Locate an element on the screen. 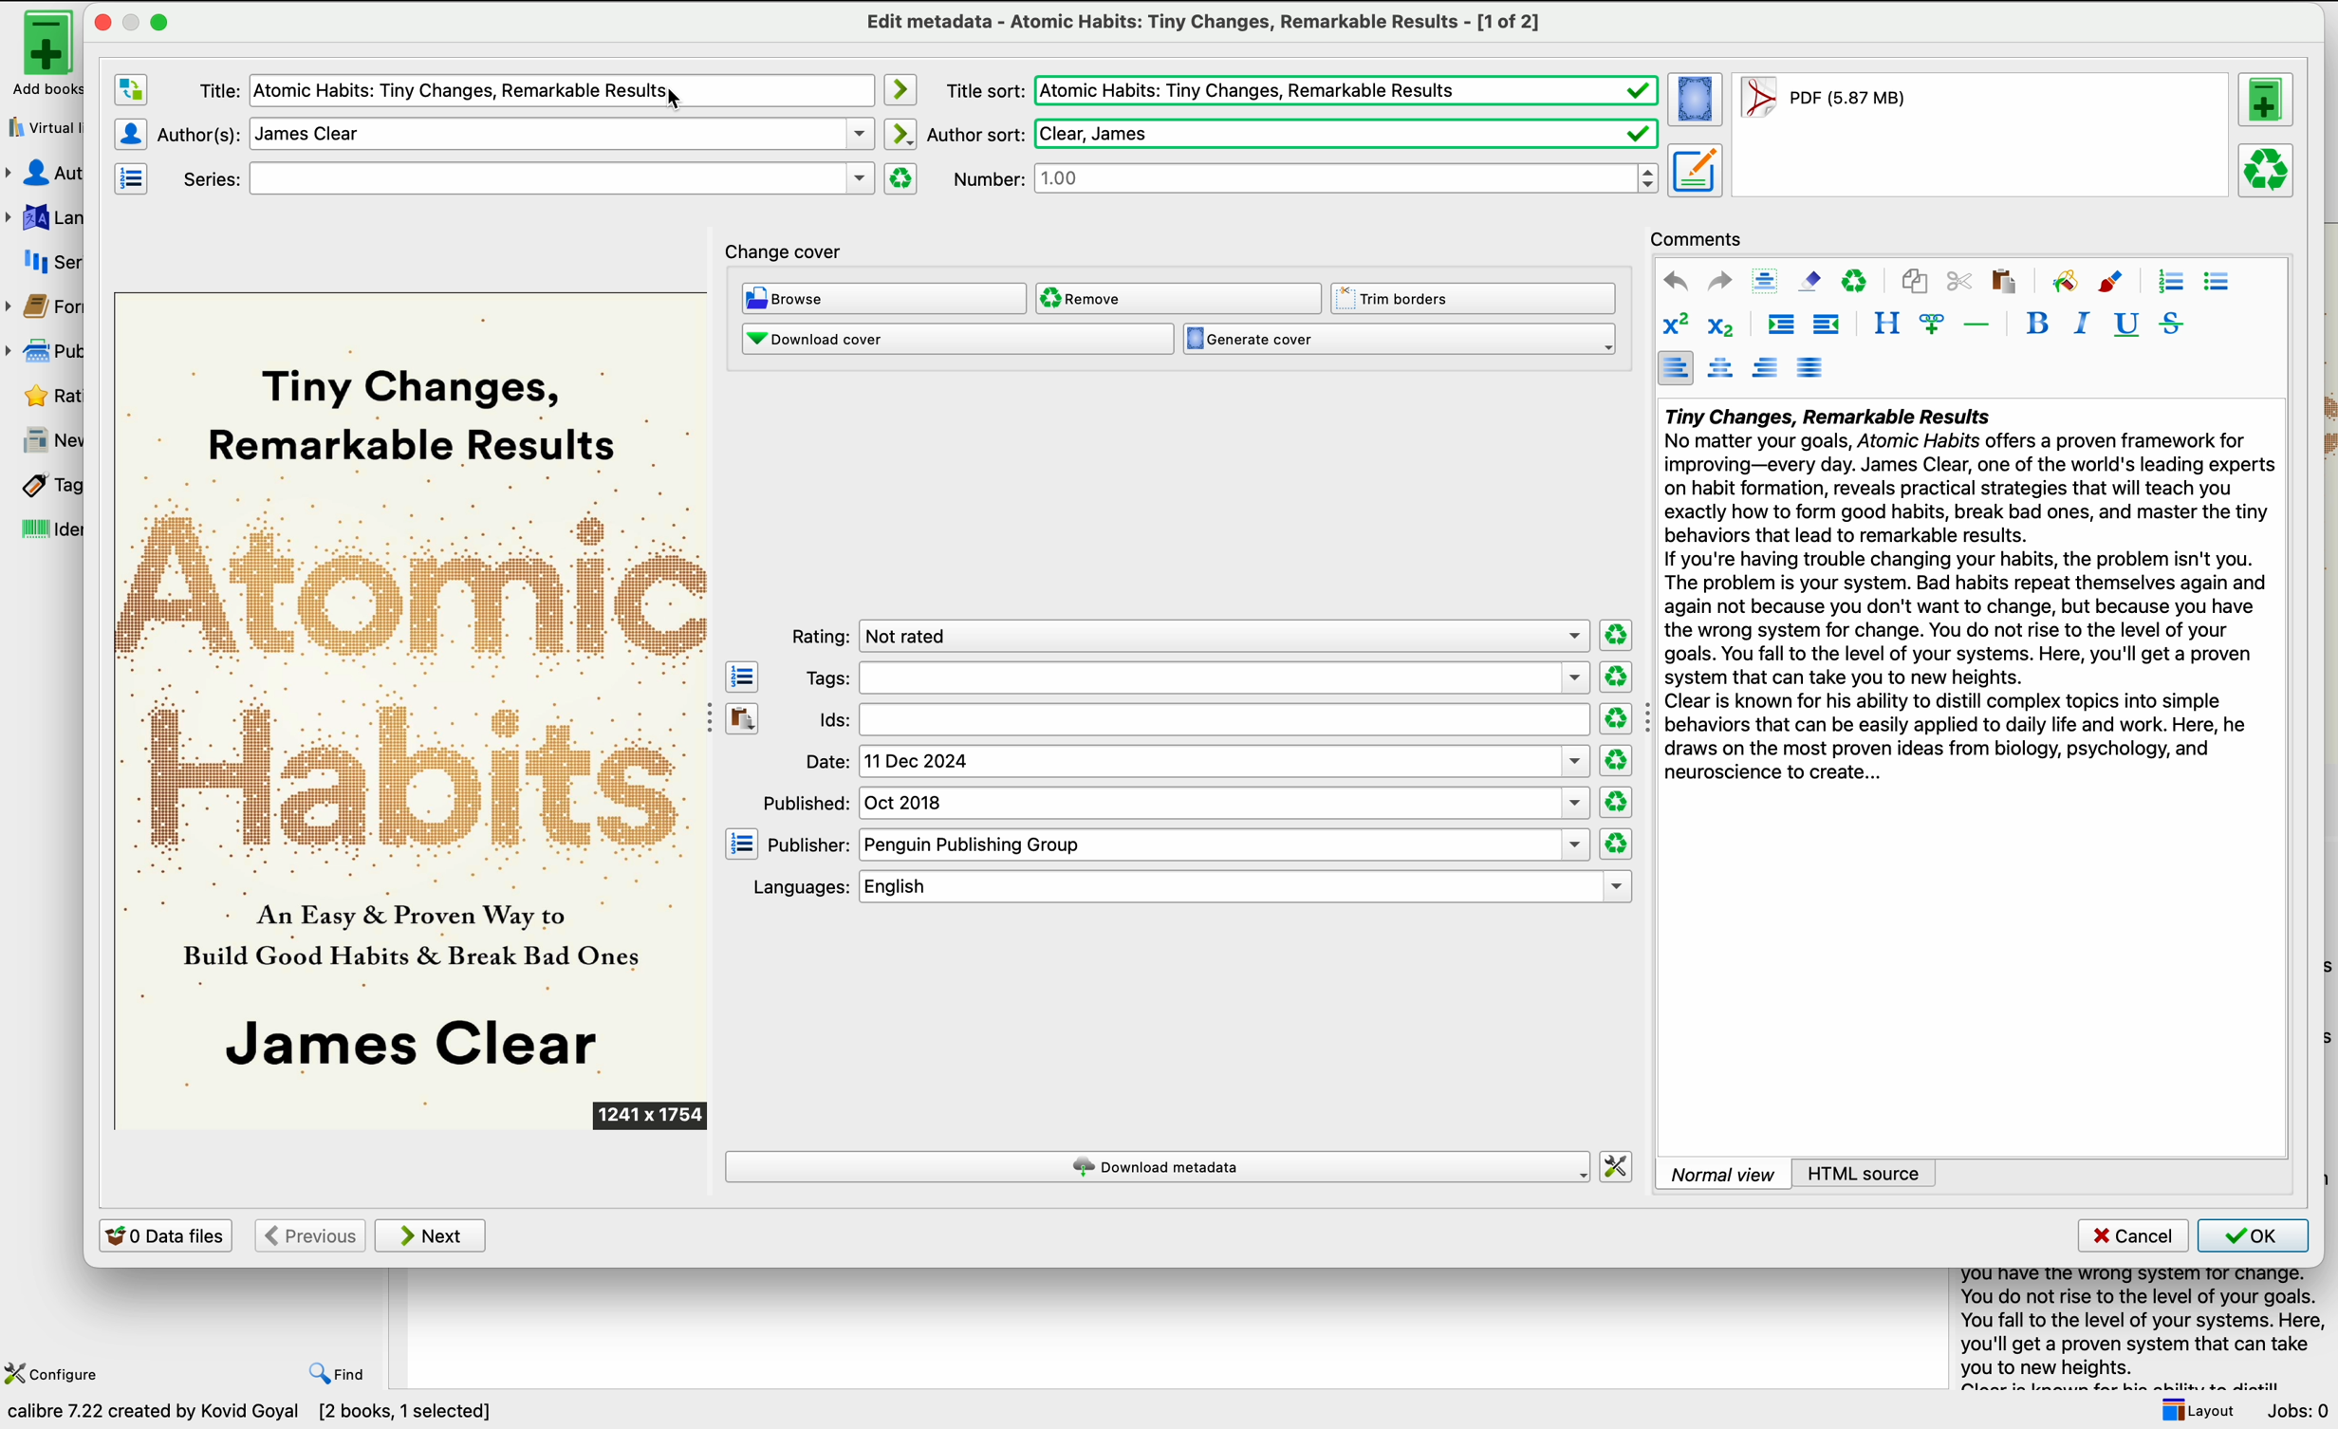  previous is located at coordinates (308, 1235).